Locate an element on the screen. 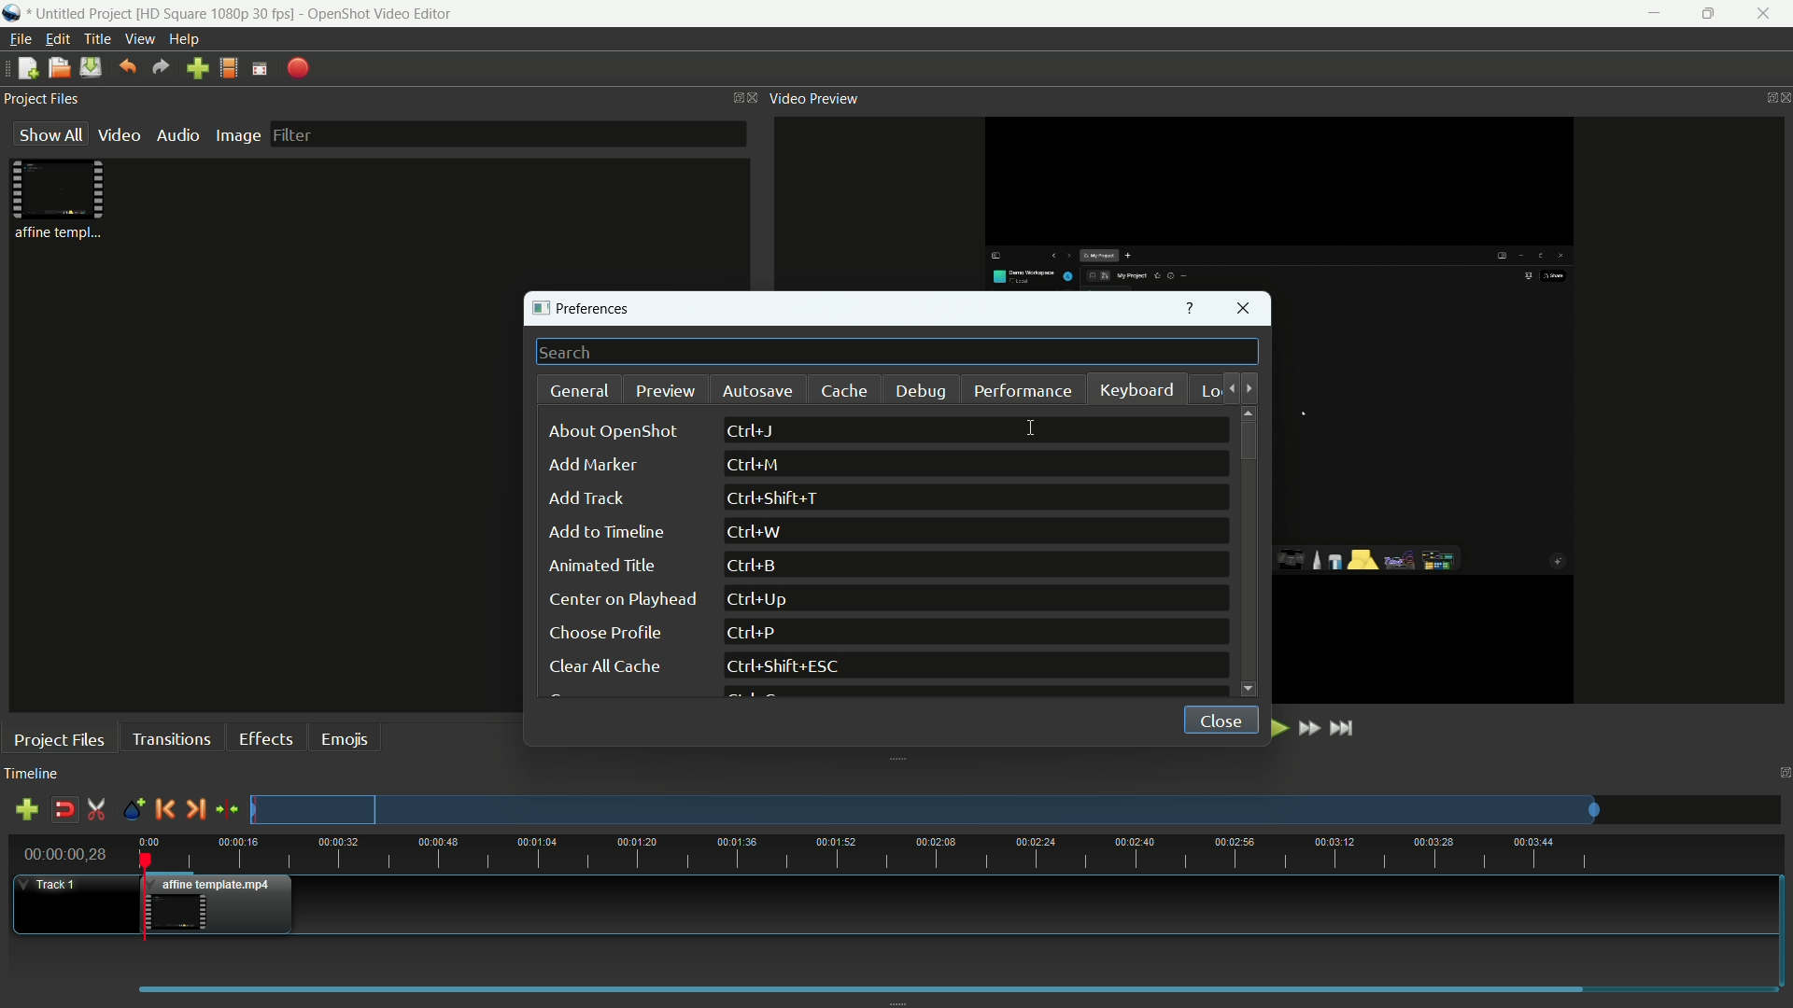 This screenshot has width=1793, height=1008. play or pause is located at coordinates (1277, 728).